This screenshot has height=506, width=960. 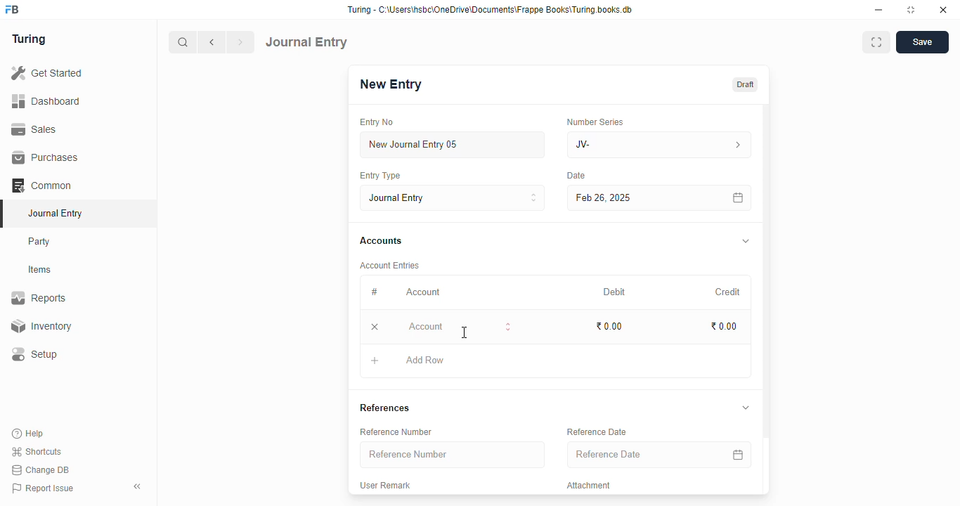 What do you see at coordinates (384, 408) in the screenshot?
I see `references` at bounding box center [384, 408].